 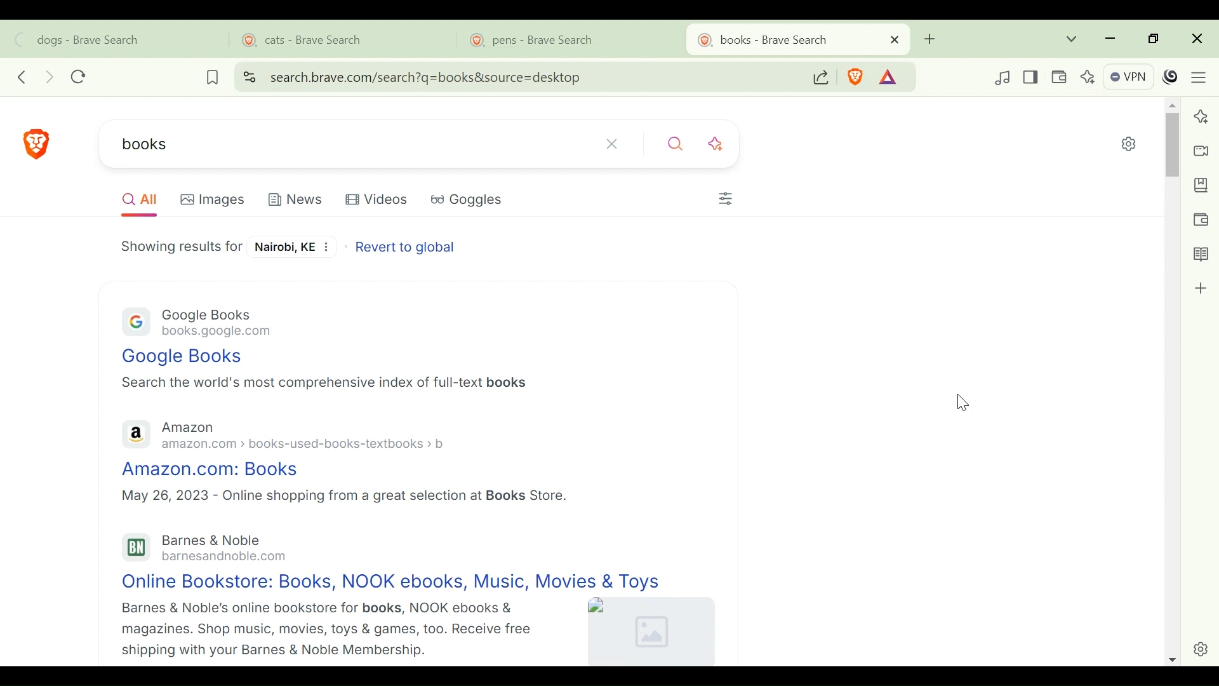 What do you see at coordinates (1086, 76) in the screenshot?
I see `Leo AI` at bounding box center [1086, 76].